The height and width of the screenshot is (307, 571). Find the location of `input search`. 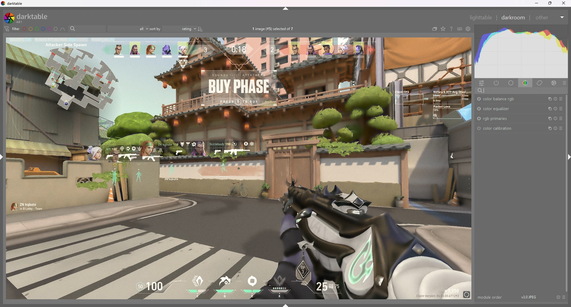

input search is located at coordinates (522, 90).